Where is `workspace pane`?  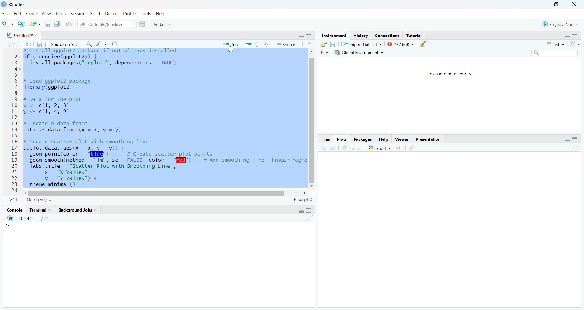
workspace pane is located at coordinates (145, 24).